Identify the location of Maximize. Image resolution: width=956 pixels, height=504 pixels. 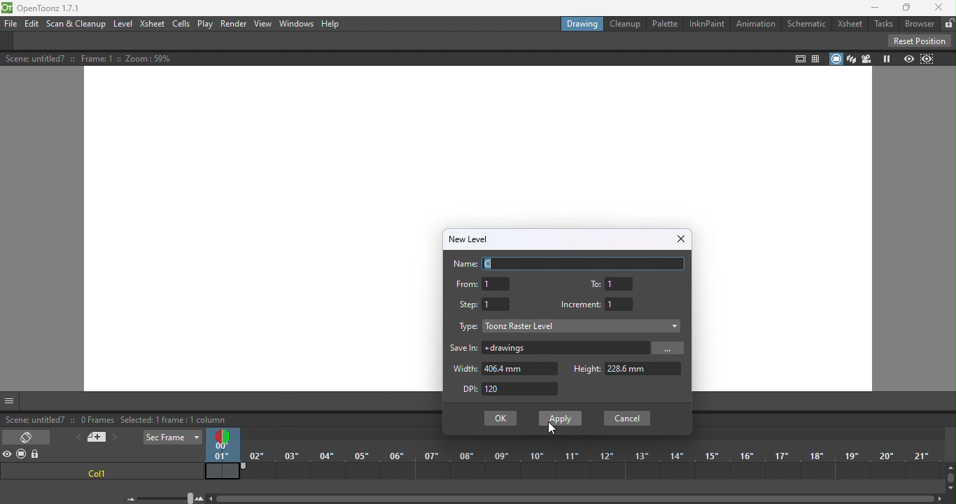
(902, 8).